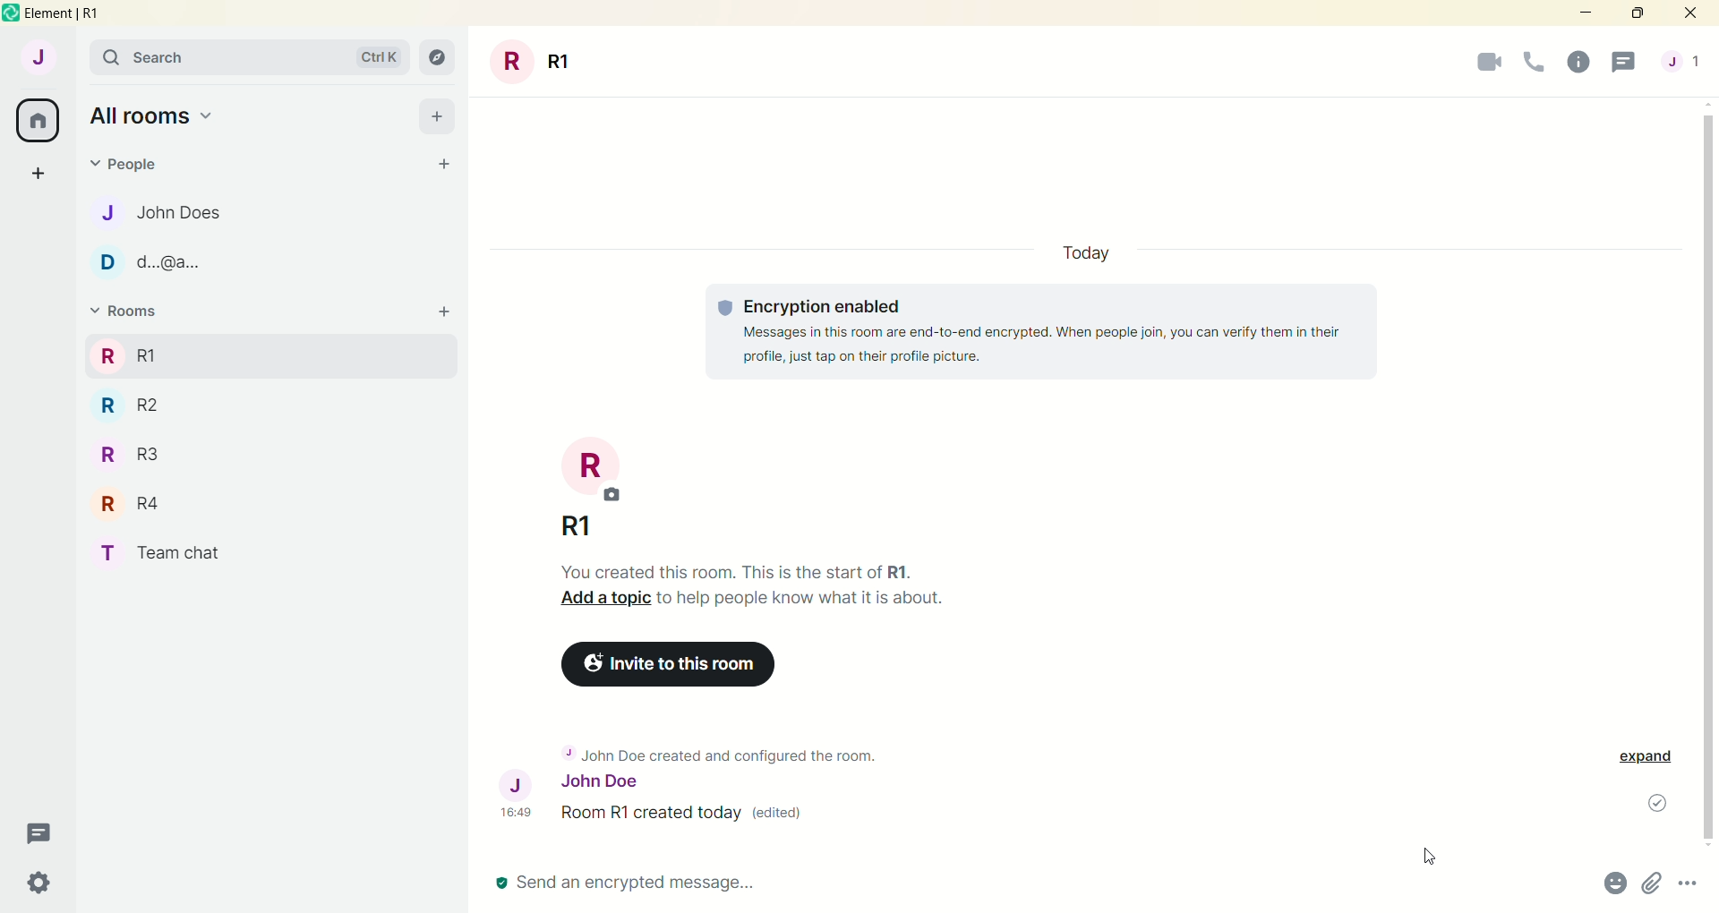 The height and width of the screenshot is (913, 1719). Describe the element at coordinates (253, 59) in the screenshot. I see `search` at that location.